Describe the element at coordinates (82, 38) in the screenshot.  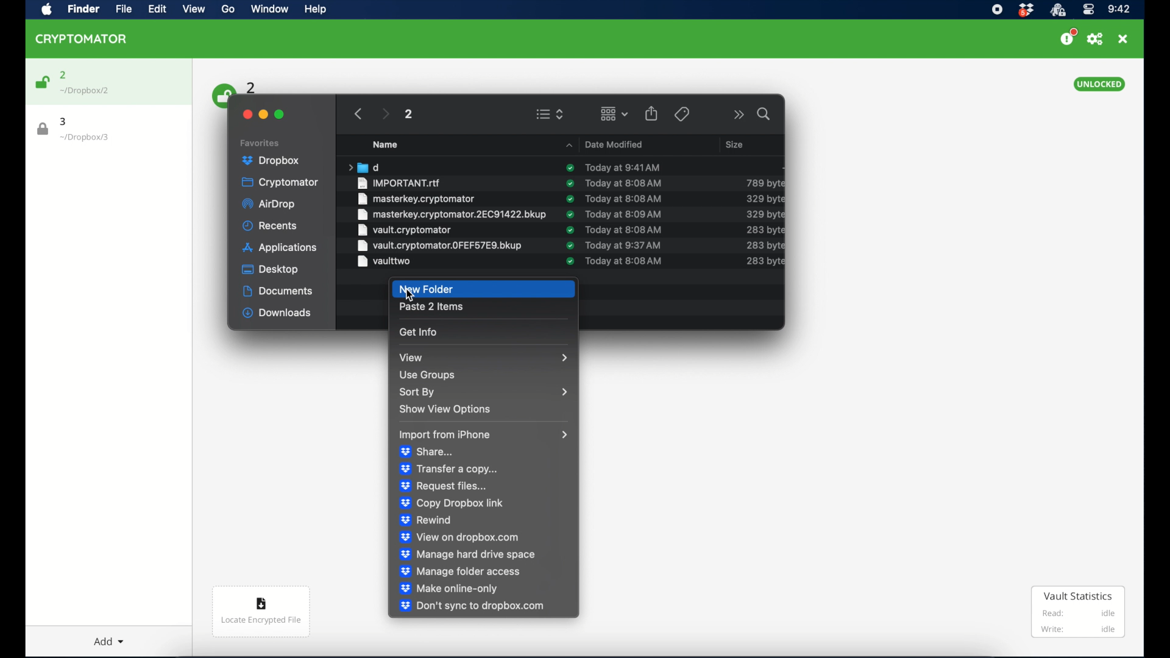
I see `cryptomator` at that location.